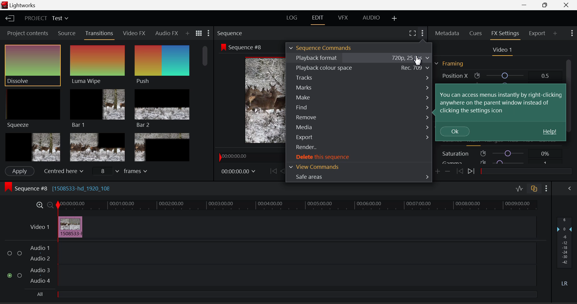 The width and height of the screenshot is (577, 304). I want to click on Minimize, so click(546, 5).